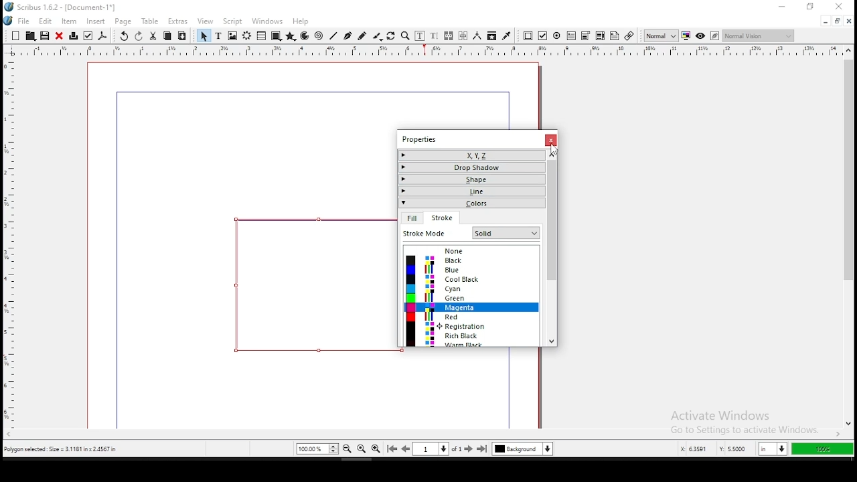  I want to click on zoom out, so click(347, 449).